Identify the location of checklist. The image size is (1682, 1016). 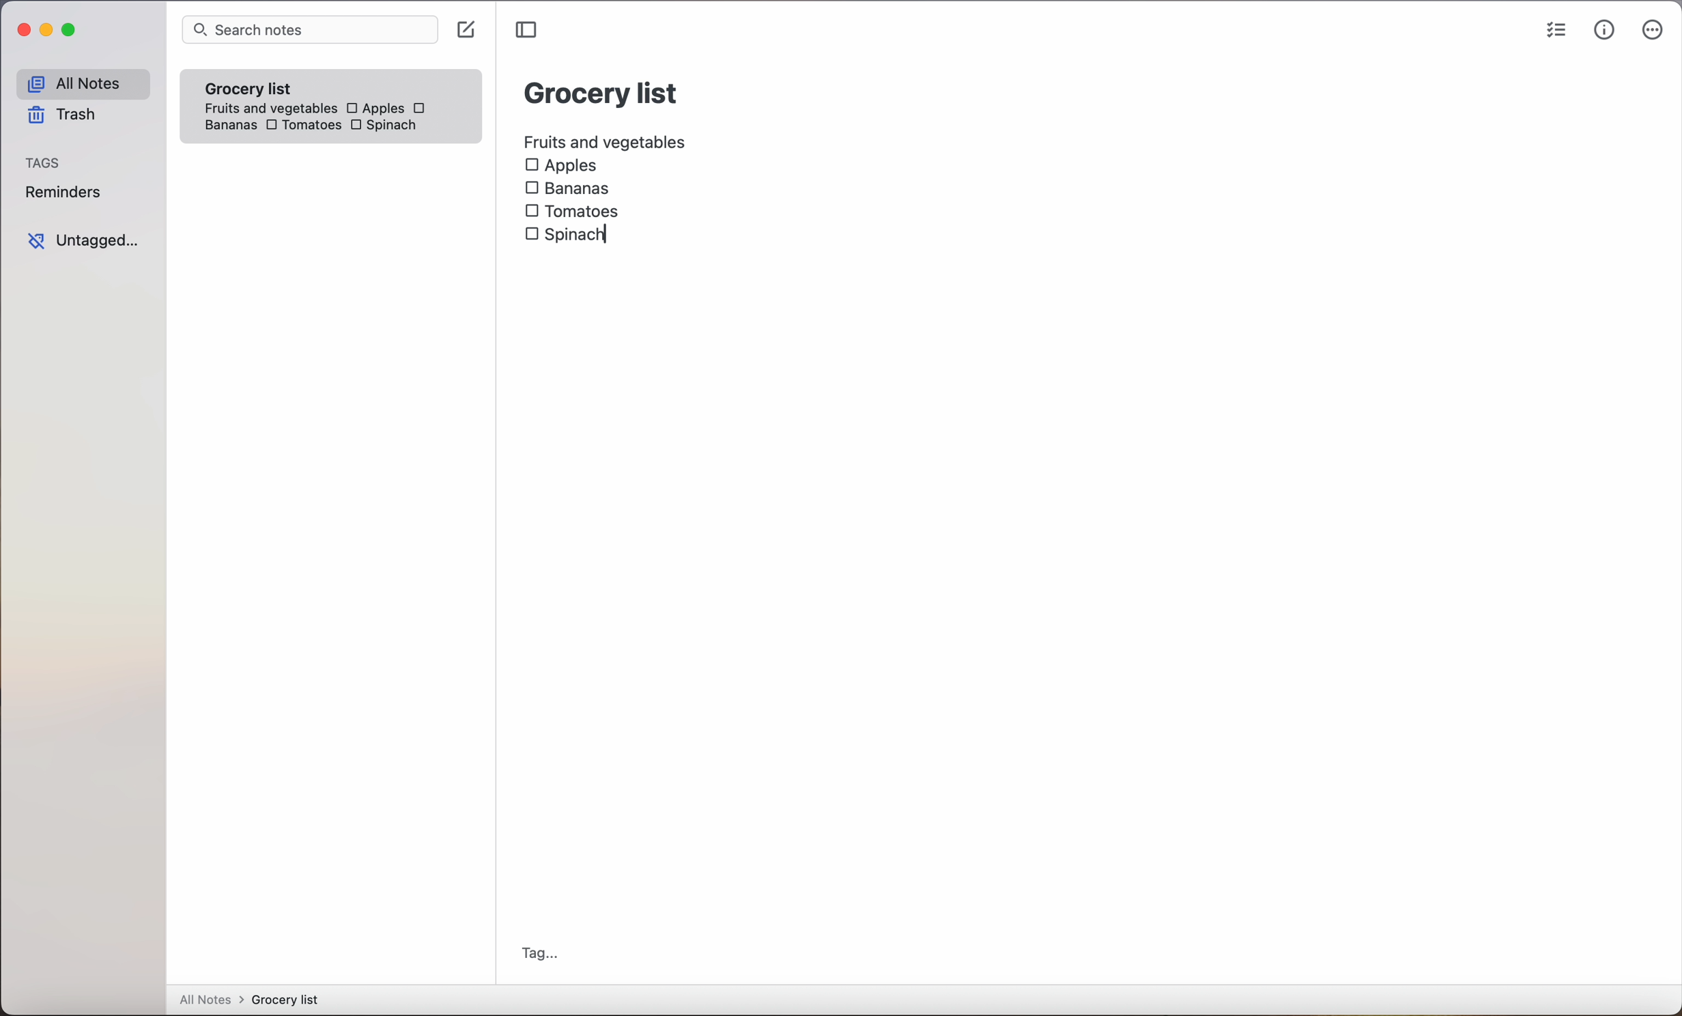
(1554, 32).